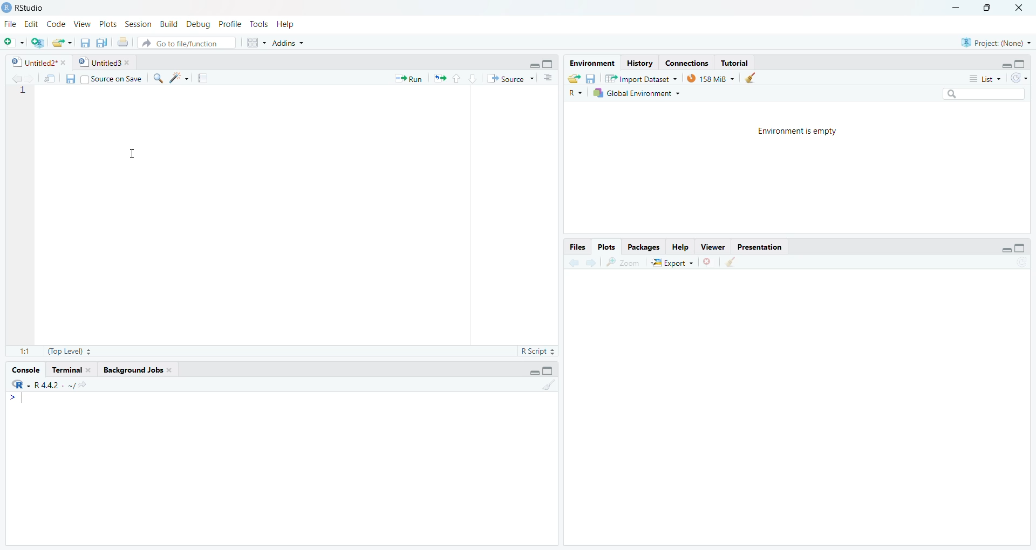 The image size is (1036, 550). Describe the element at coordinates (148, 370) in the screenshot. I see `Background Jobs` at that location.